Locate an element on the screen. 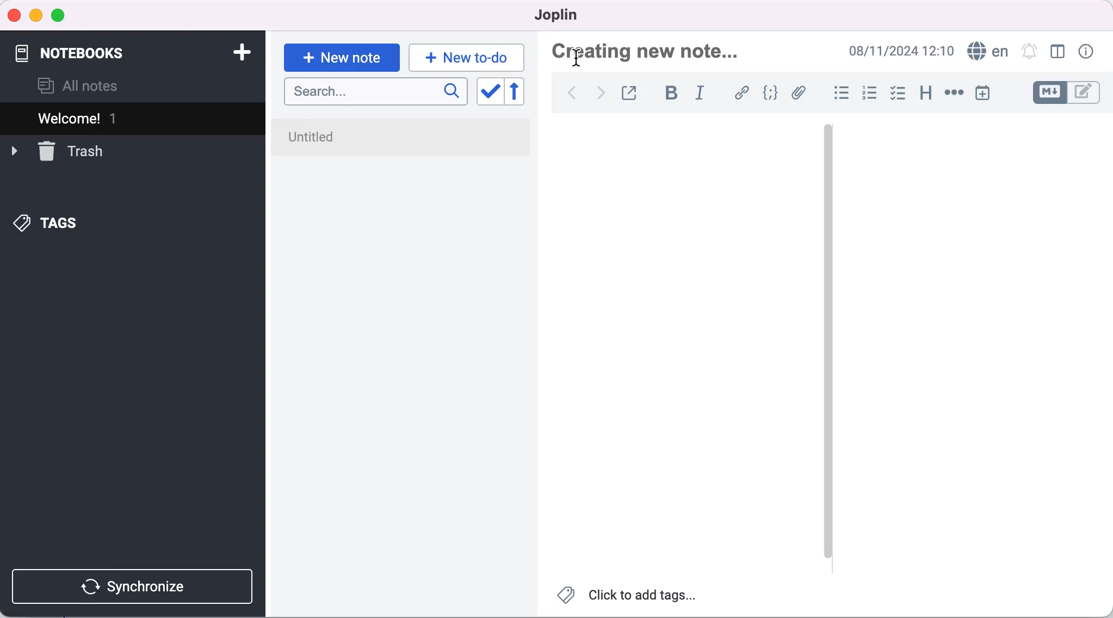  untitled note is located at coordinates (400, 137).